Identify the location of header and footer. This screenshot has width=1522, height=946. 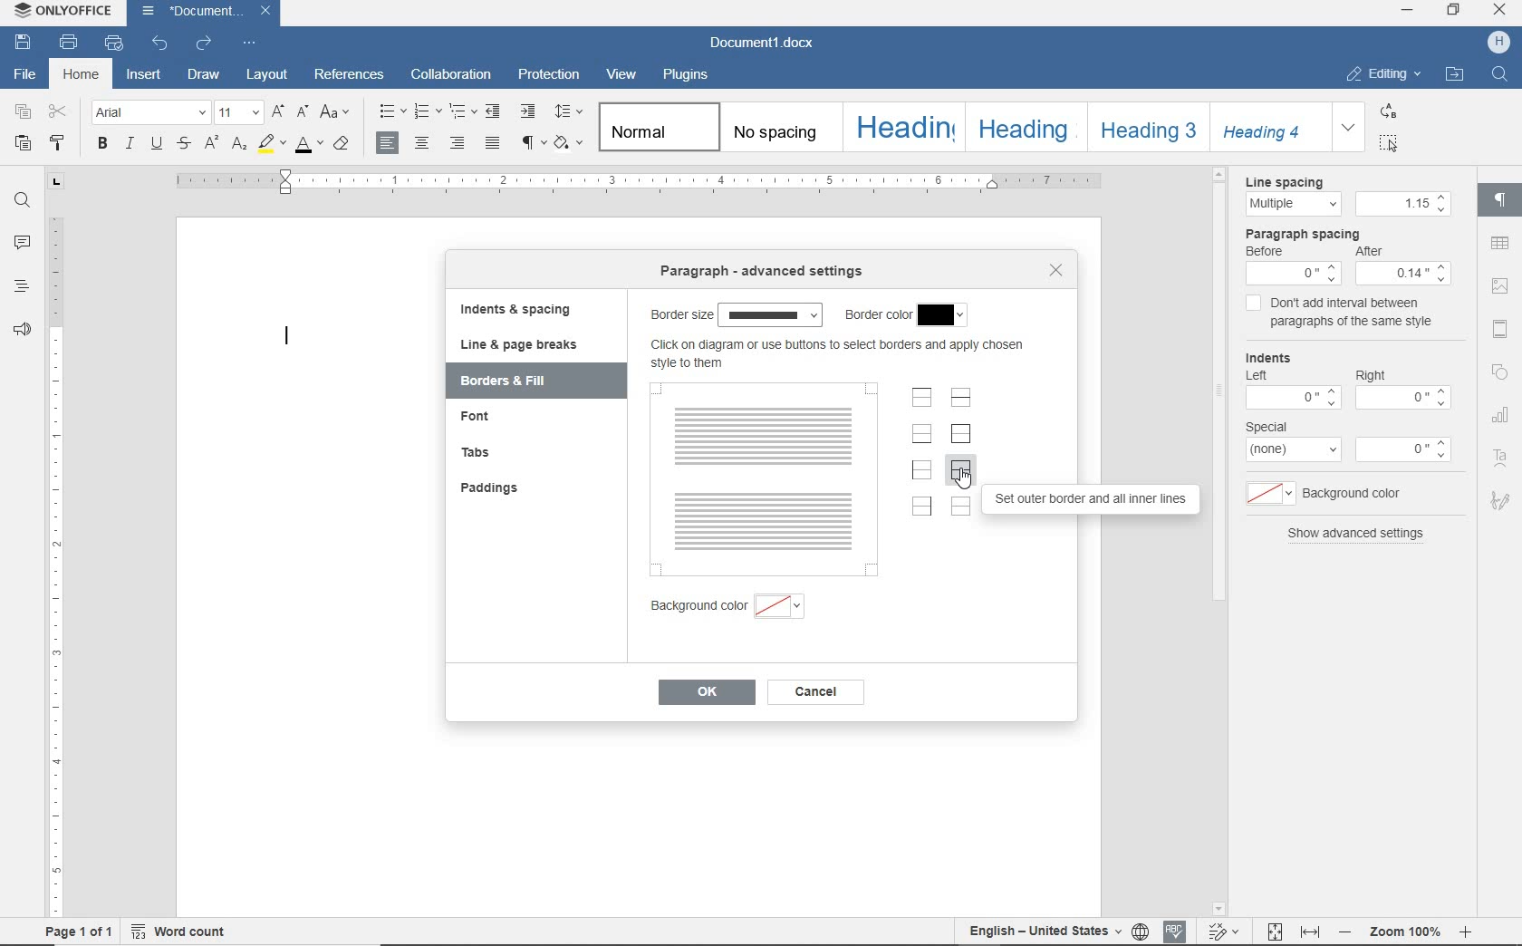
(1502, 331).